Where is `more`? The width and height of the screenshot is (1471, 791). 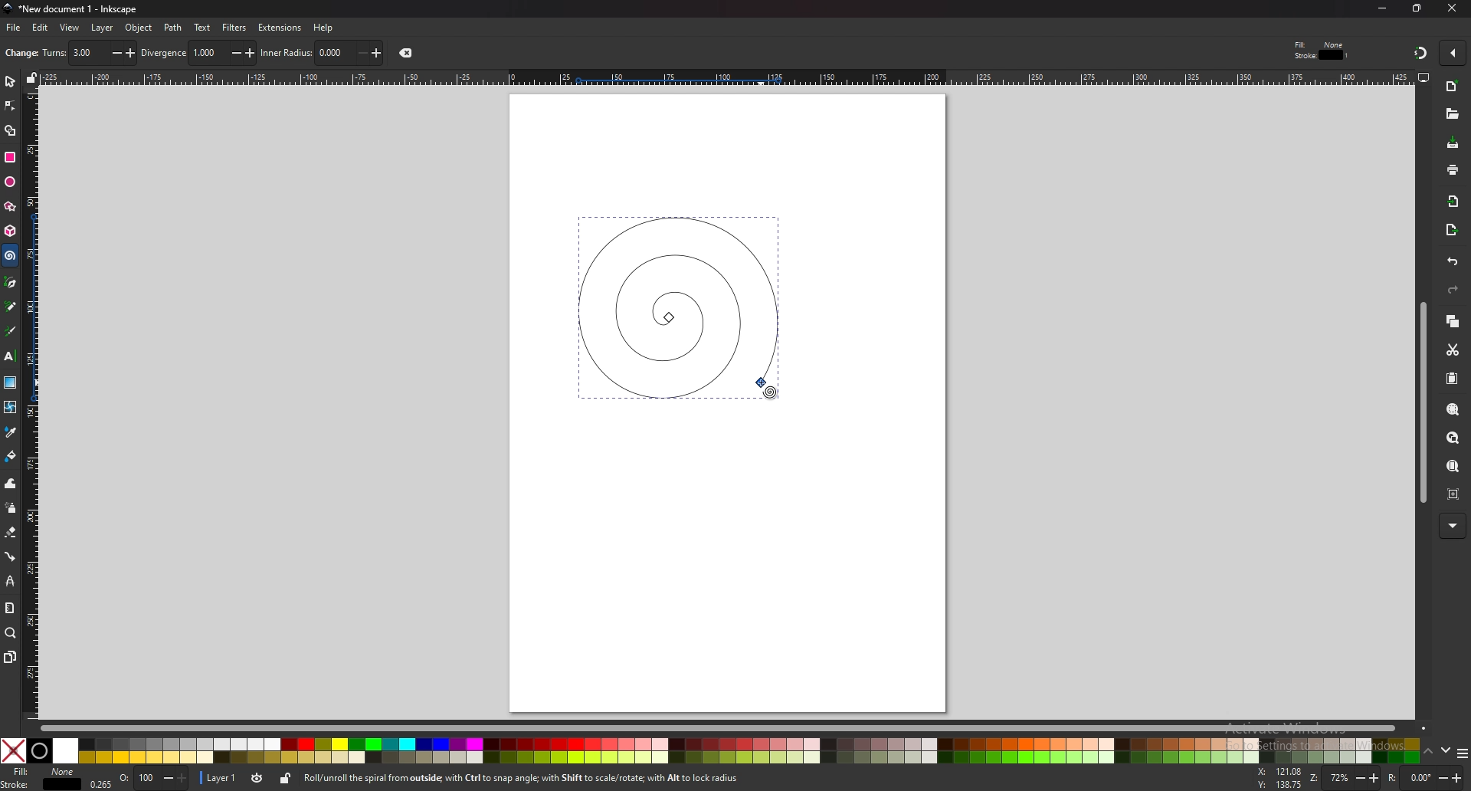
more is located at coordinates (1453, 524).